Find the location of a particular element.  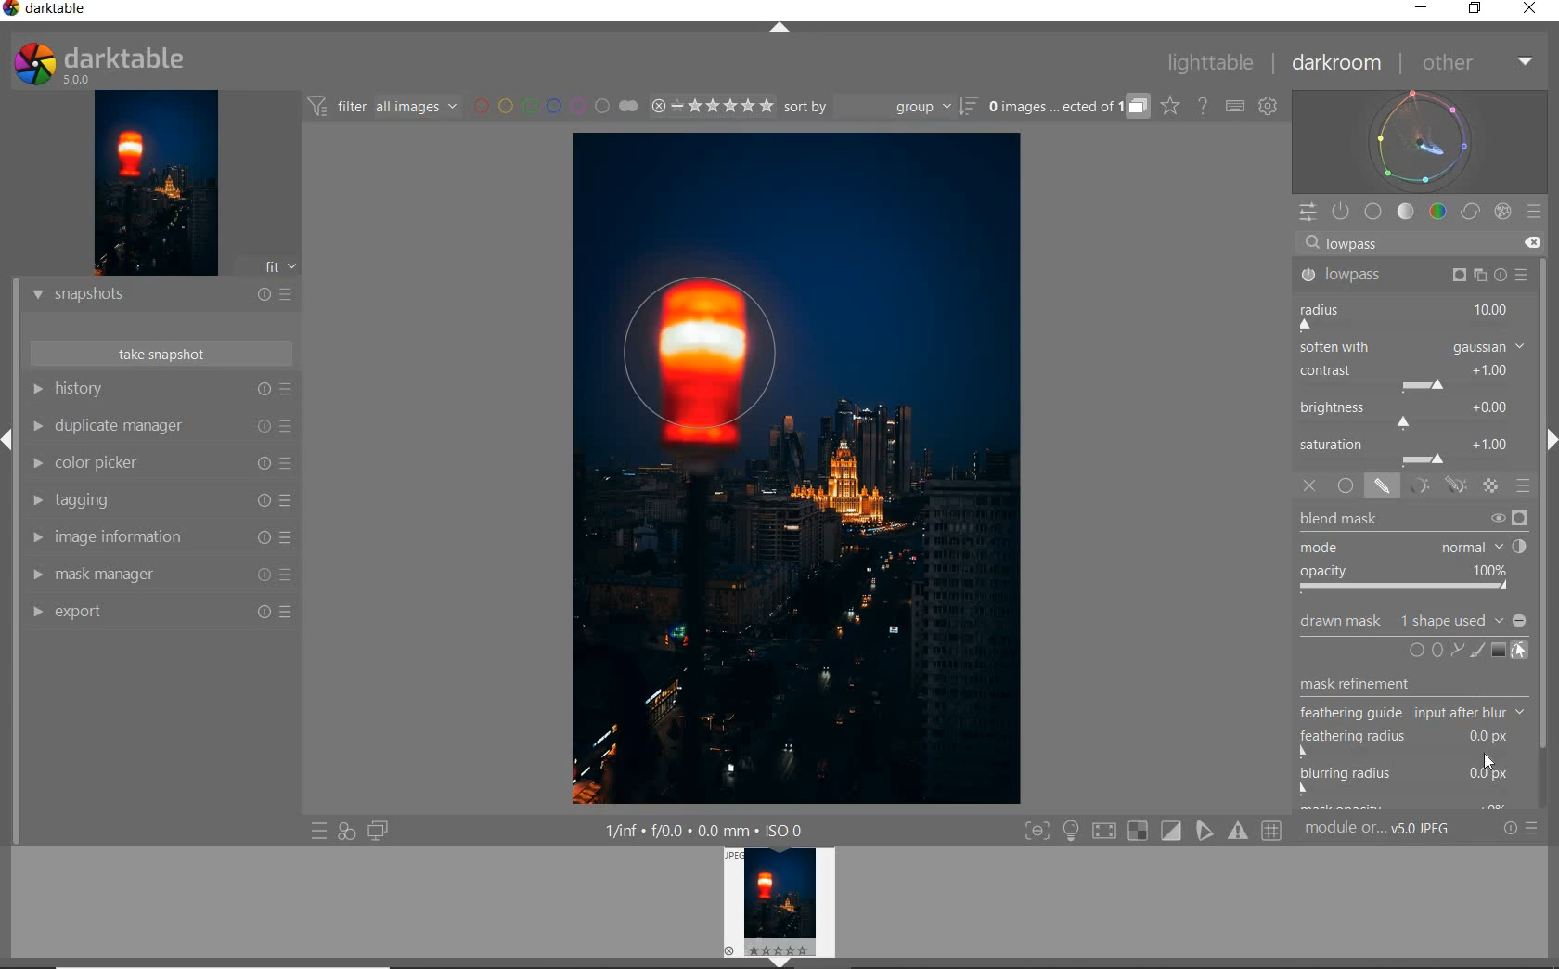

IMAGE INFORMATION is located at coordinates (160, 539).